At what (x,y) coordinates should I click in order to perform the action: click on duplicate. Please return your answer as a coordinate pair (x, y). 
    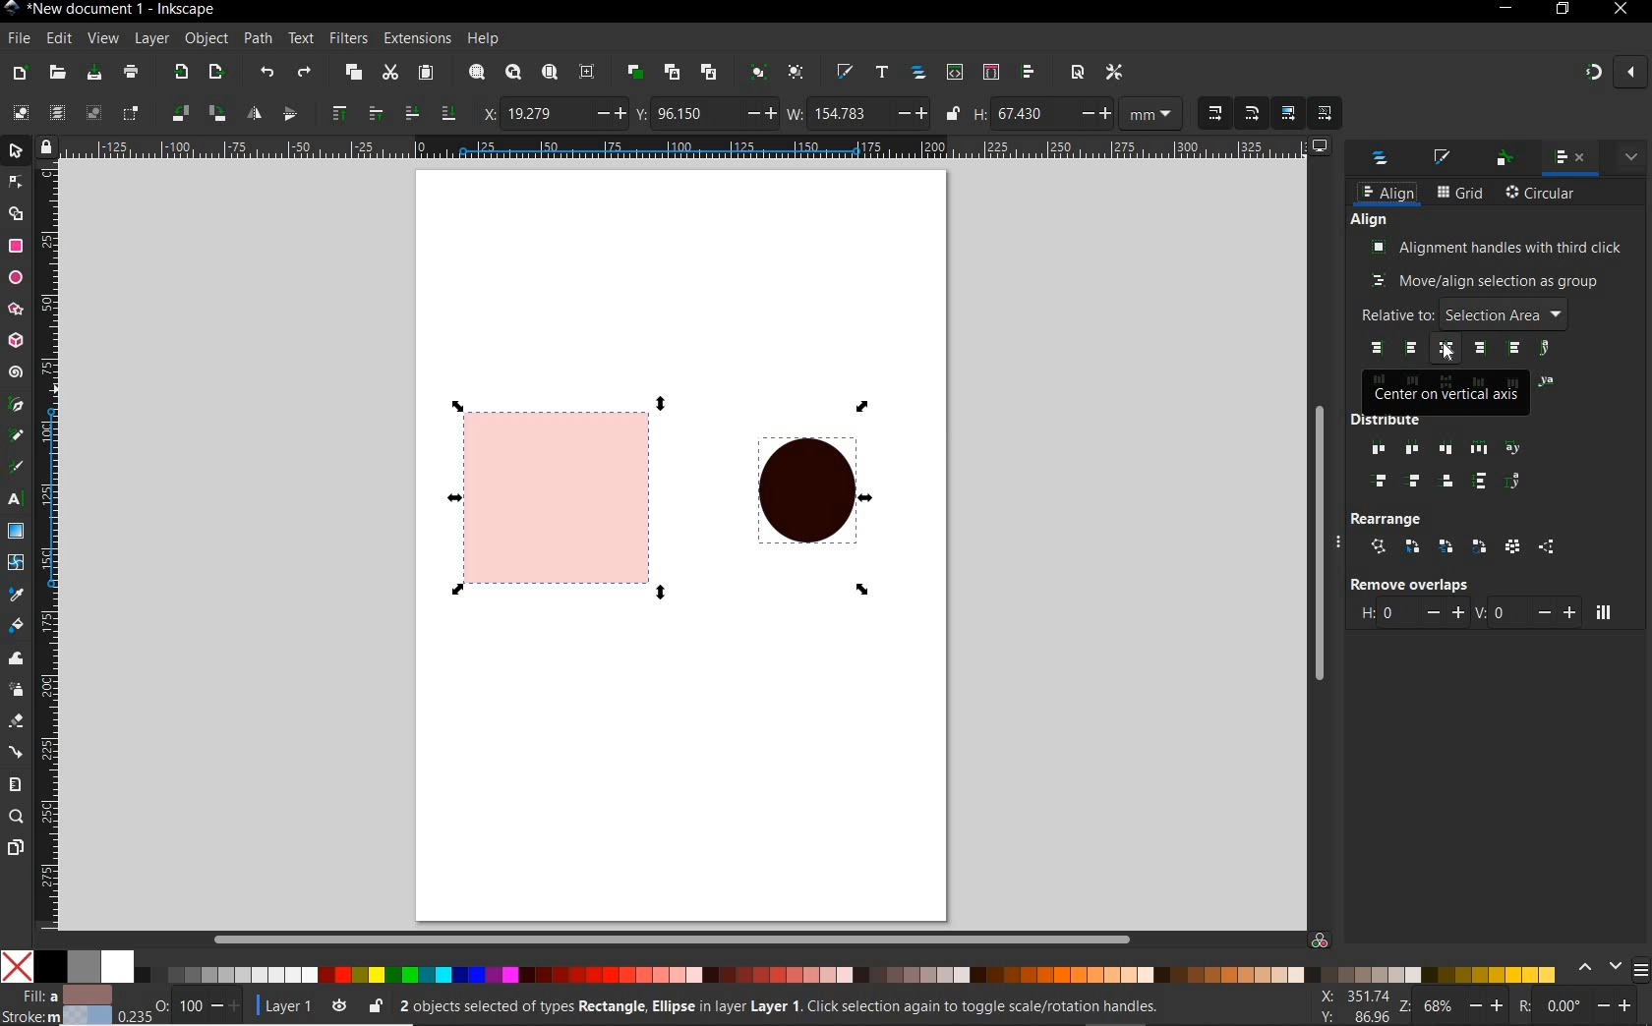
    Looking at the image, I should click on (636, 73).